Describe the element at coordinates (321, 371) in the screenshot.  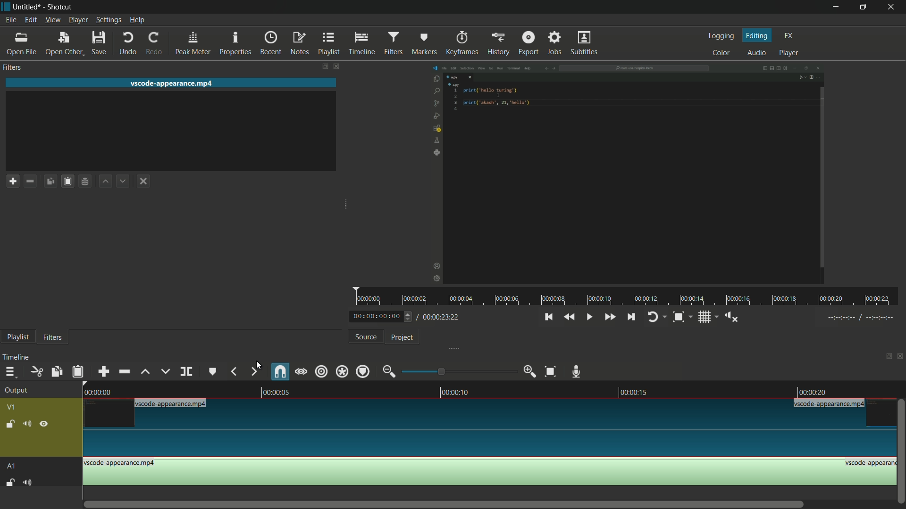
I see `ripple` at that location.